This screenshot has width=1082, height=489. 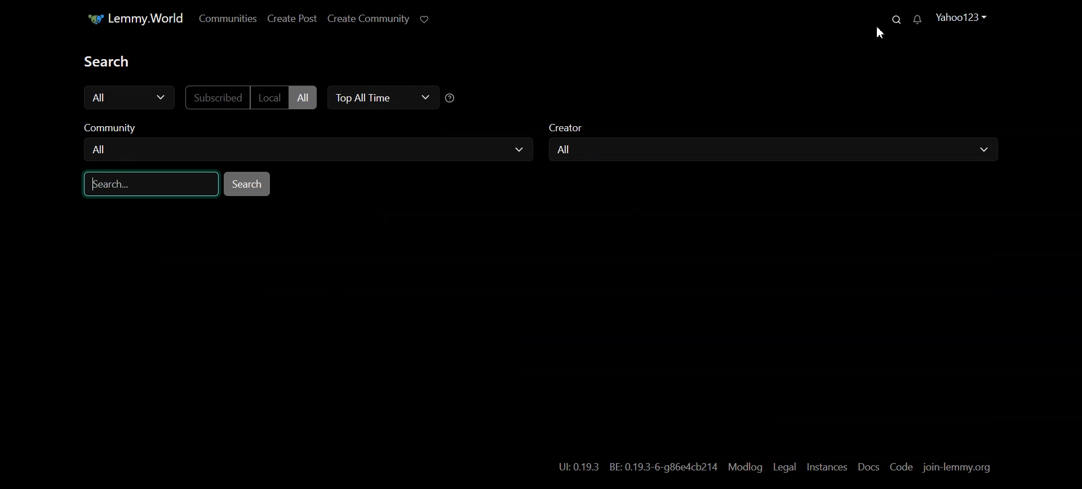 I want to click on join-lemmy.org, so click(x=959, y=467).